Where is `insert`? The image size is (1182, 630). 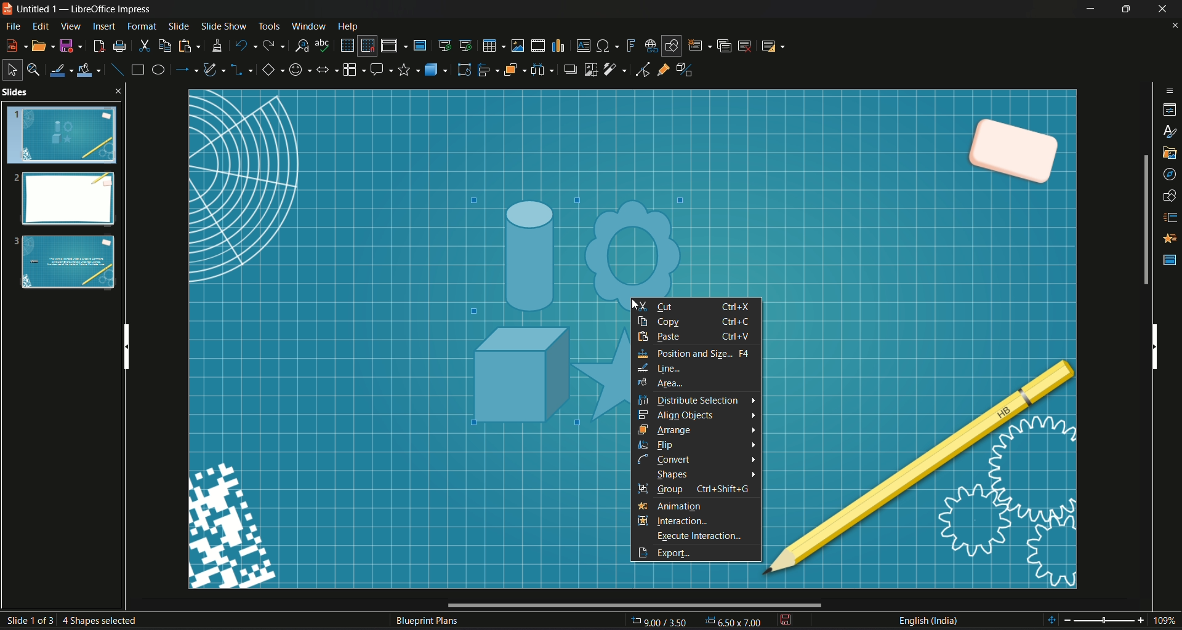
insert is located at coordinates (103, 26).